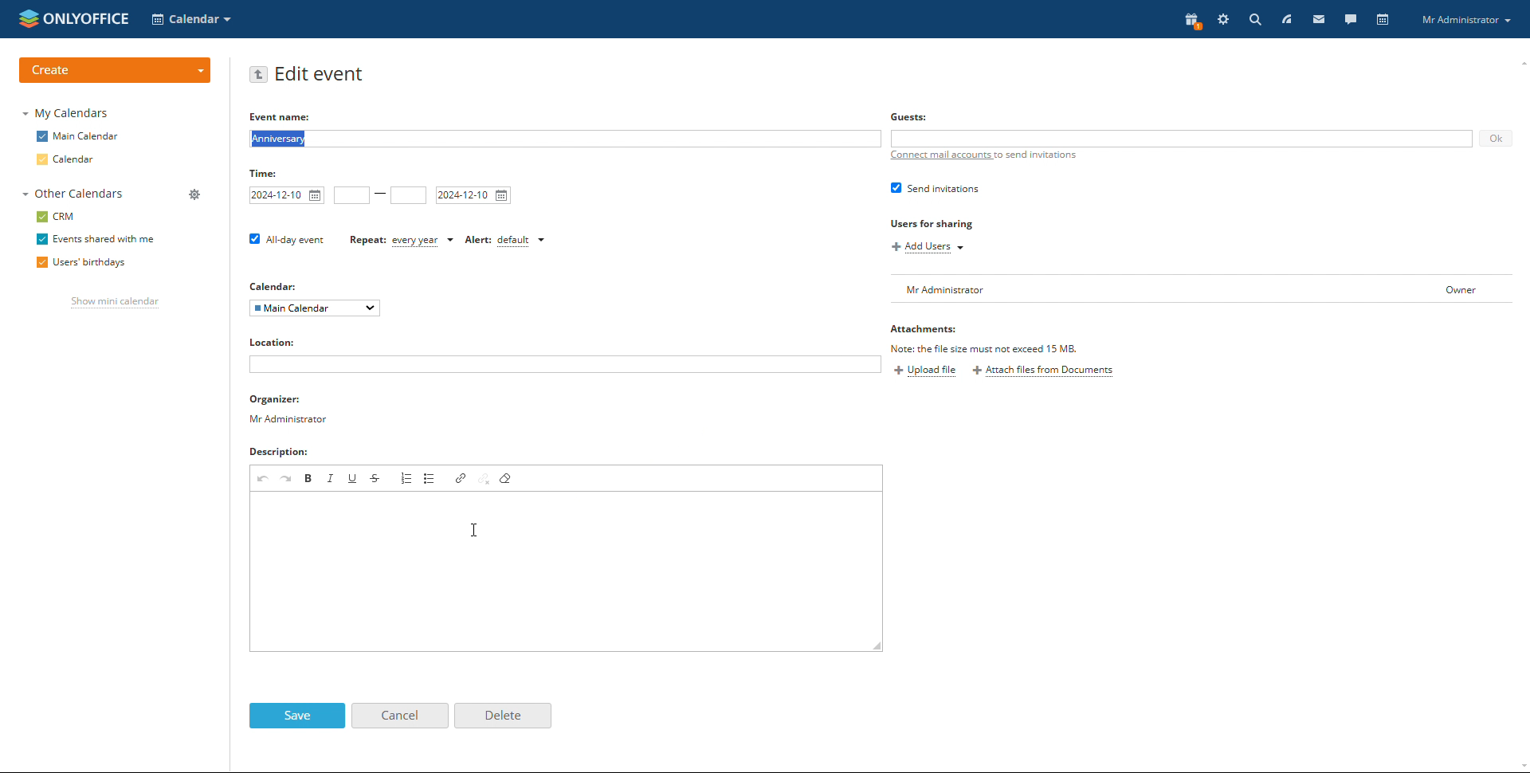 The height and width of the screenshot is (773, 1530). I want to click on upload file, so click(928, 370).